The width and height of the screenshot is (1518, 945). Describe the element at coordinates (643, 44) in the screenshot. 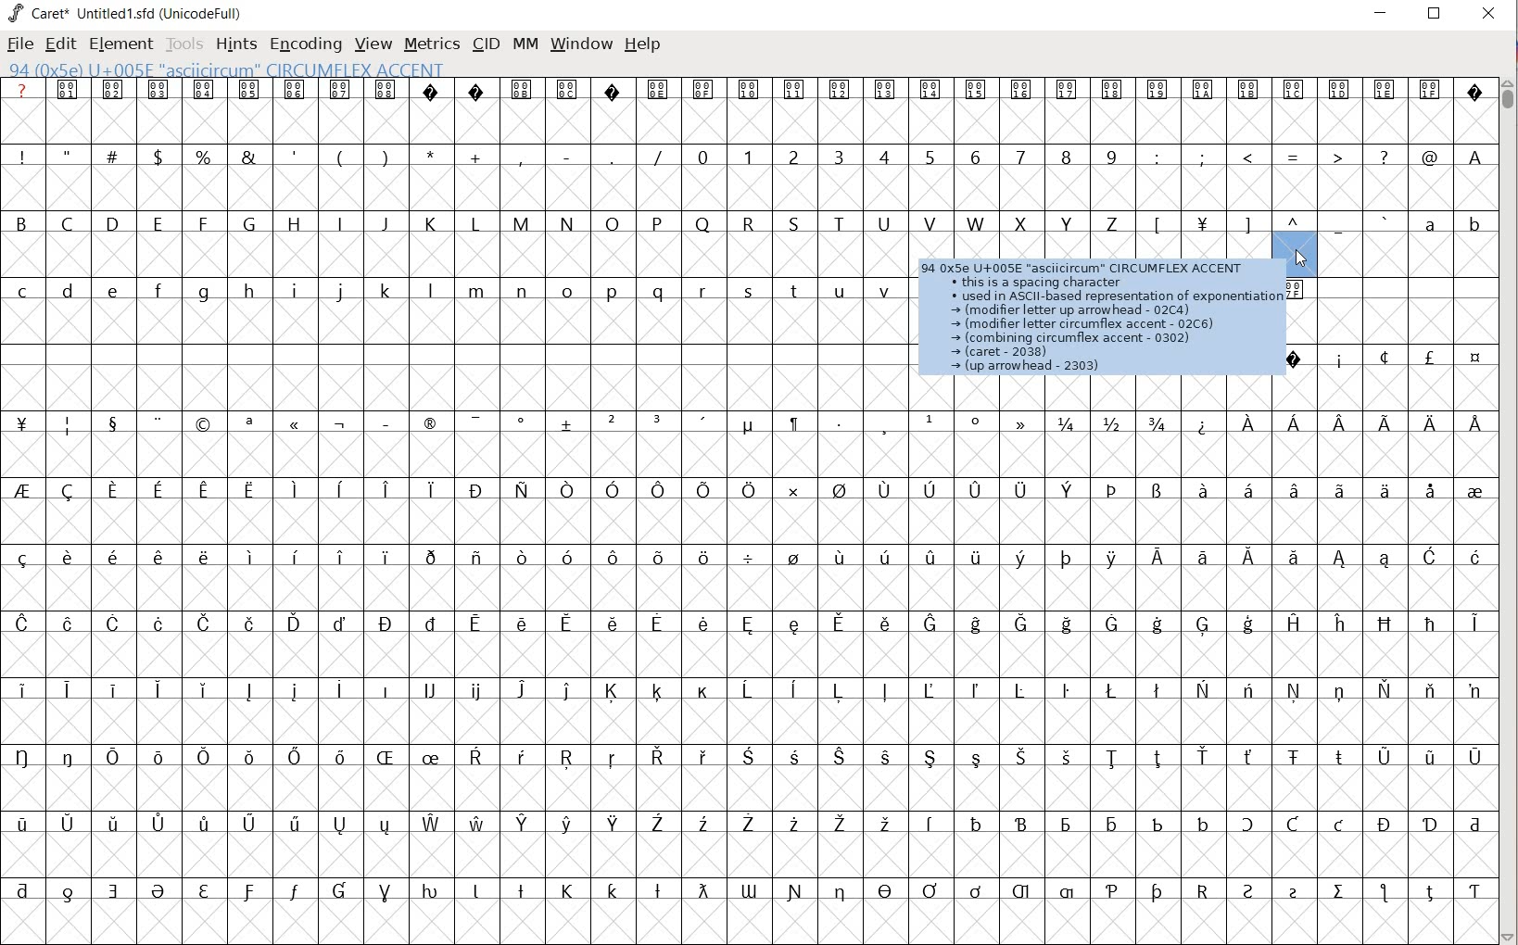

I see `HELP` at that location.